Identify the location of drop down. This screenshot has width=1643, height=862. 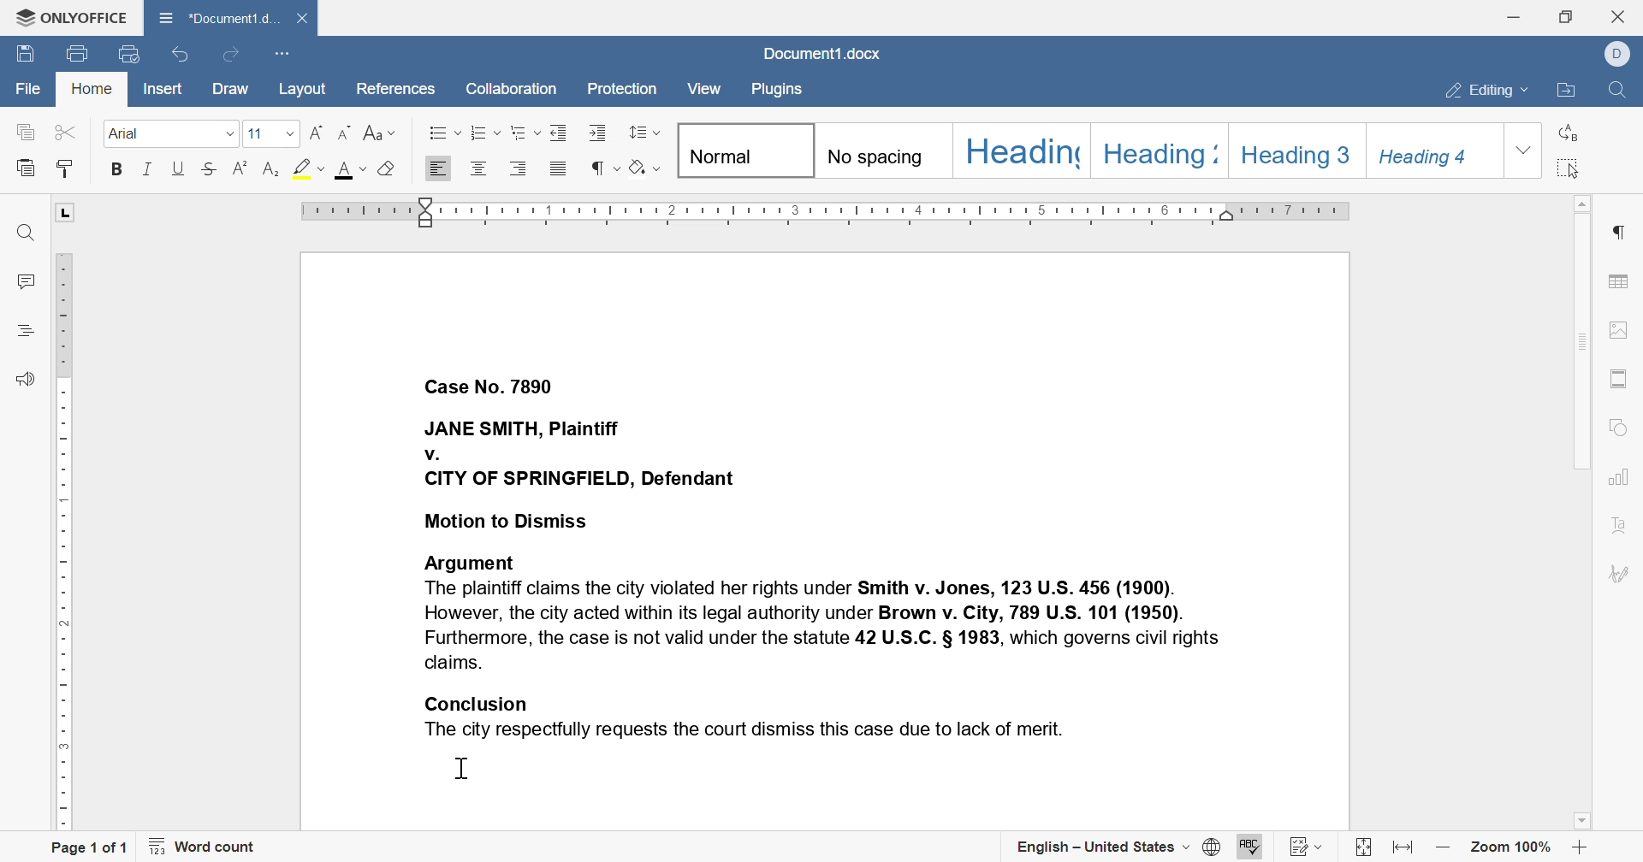
(1524, 150).